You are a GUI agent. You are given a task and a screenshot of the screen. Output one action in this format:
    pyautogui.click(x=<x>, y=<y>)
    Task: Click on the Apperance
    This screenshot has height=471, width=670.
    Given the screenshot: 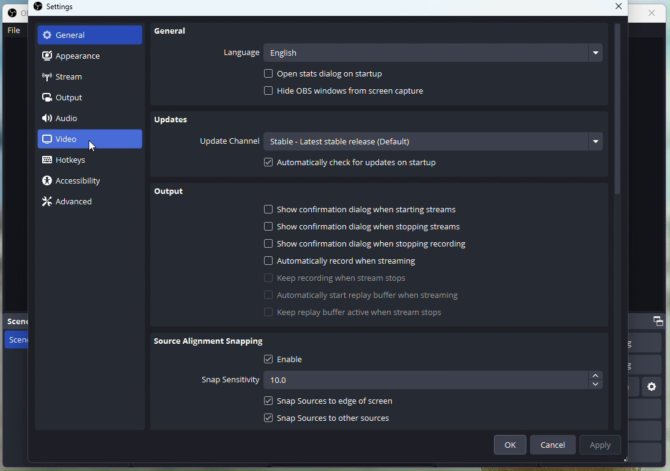 What is the action you would take?
    pyautogui.click(x=90, y=56)
    